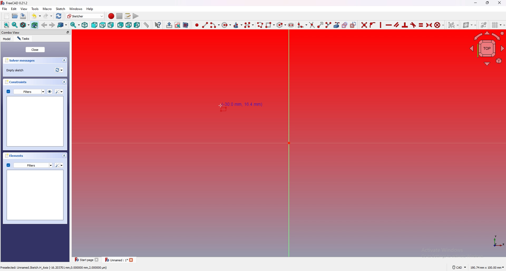 This screenshot has height=271, width=506. I want to click on synced view, so click(75, 25).